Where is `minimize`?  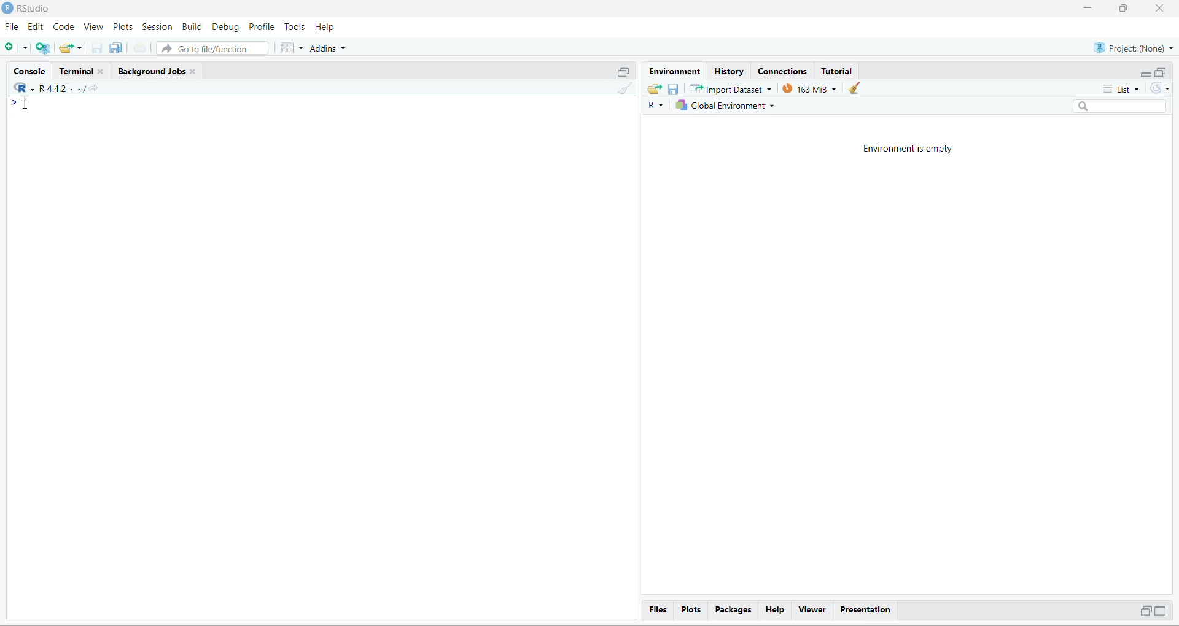
minimize is located at coordinates (1085, 8).